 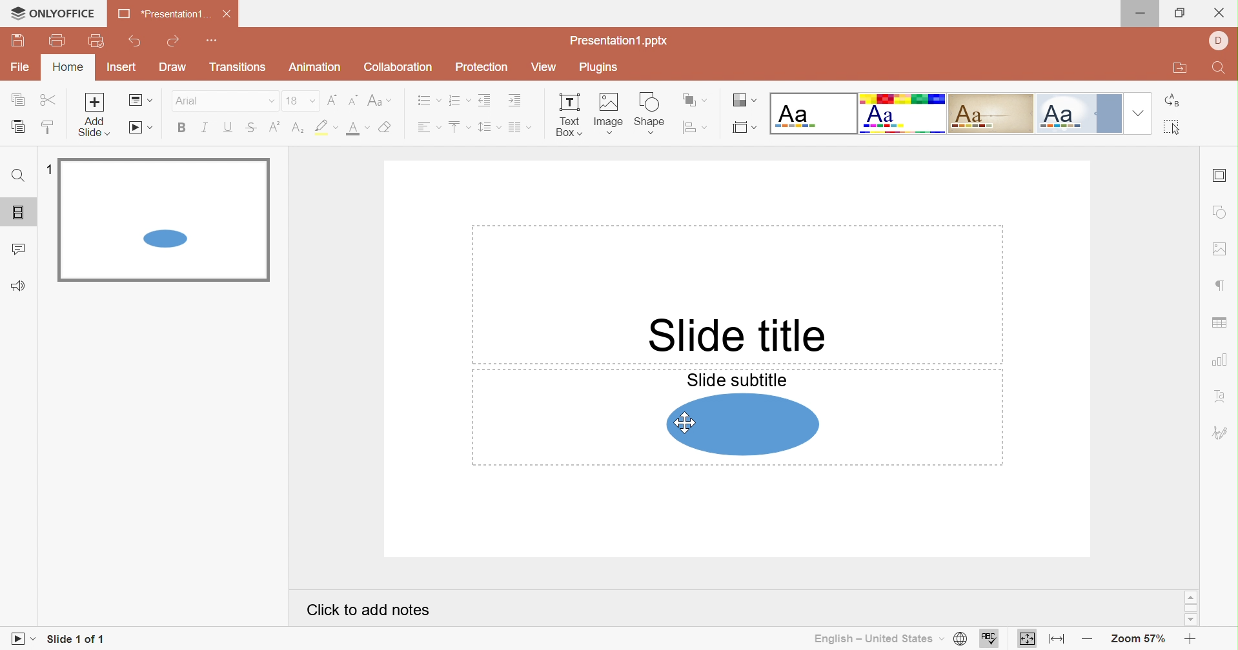 I want to click on Scroll down, so click(x=1191, y=621).